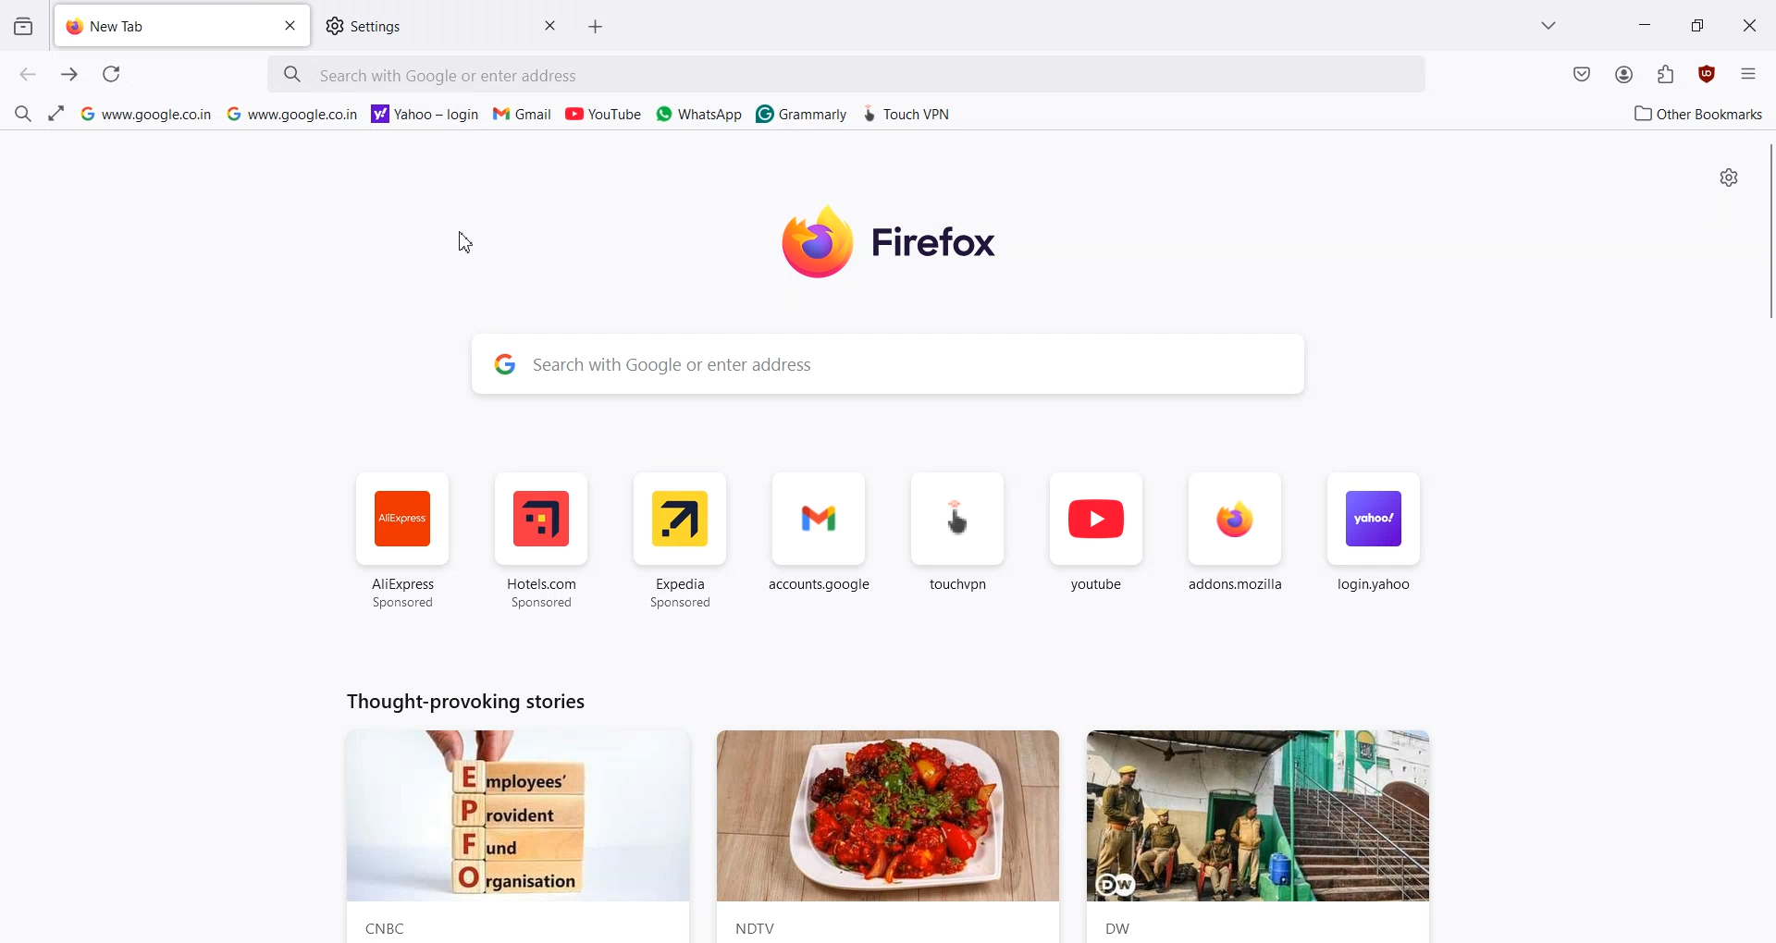 This screenshot has height=943, width=1776. Describe the element at coordinates (1582, 76) in the screenshot. I see `Save to pocket` at that location.